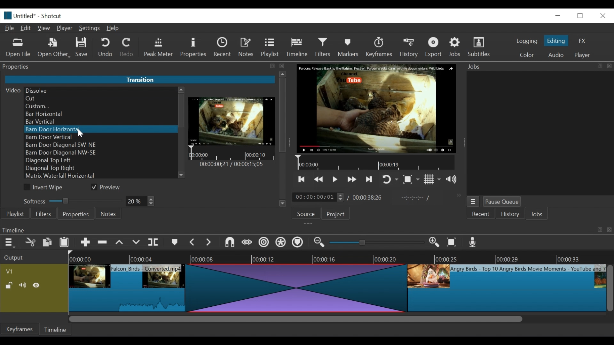 This screenshot has width=614, height=345. Describe the element at coordinates (540, 133) in the screenshot. I see `jobs panel` at that location.